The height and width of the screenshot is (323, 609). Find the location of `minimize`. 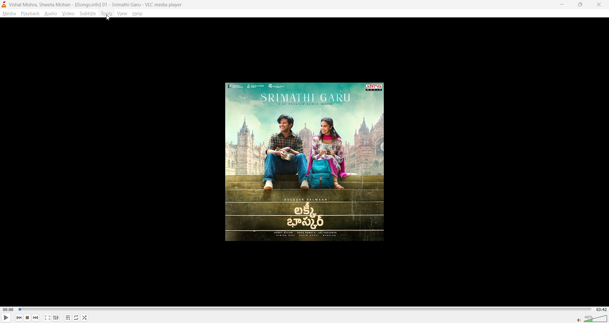

minimize is located at coordinates (561, 4).